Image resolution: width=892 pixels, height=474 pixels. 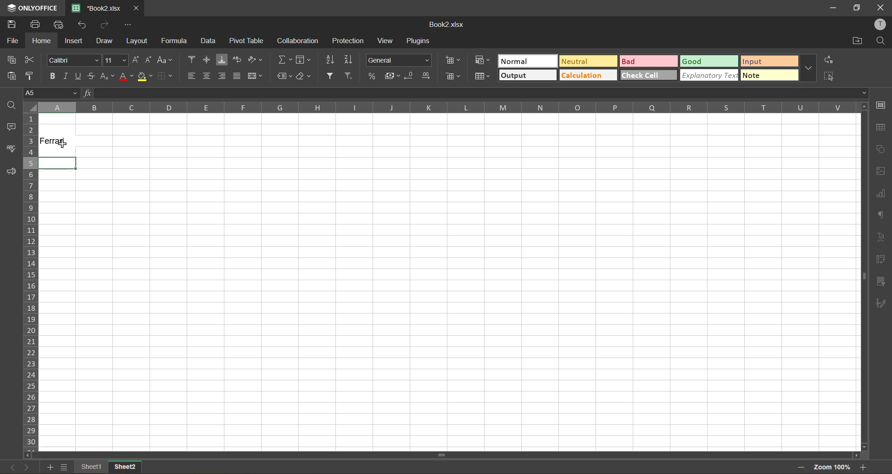 What do you see at coordinates (398, 59) in the screenshot?
I see `number format` at bounding box center [398, 59].